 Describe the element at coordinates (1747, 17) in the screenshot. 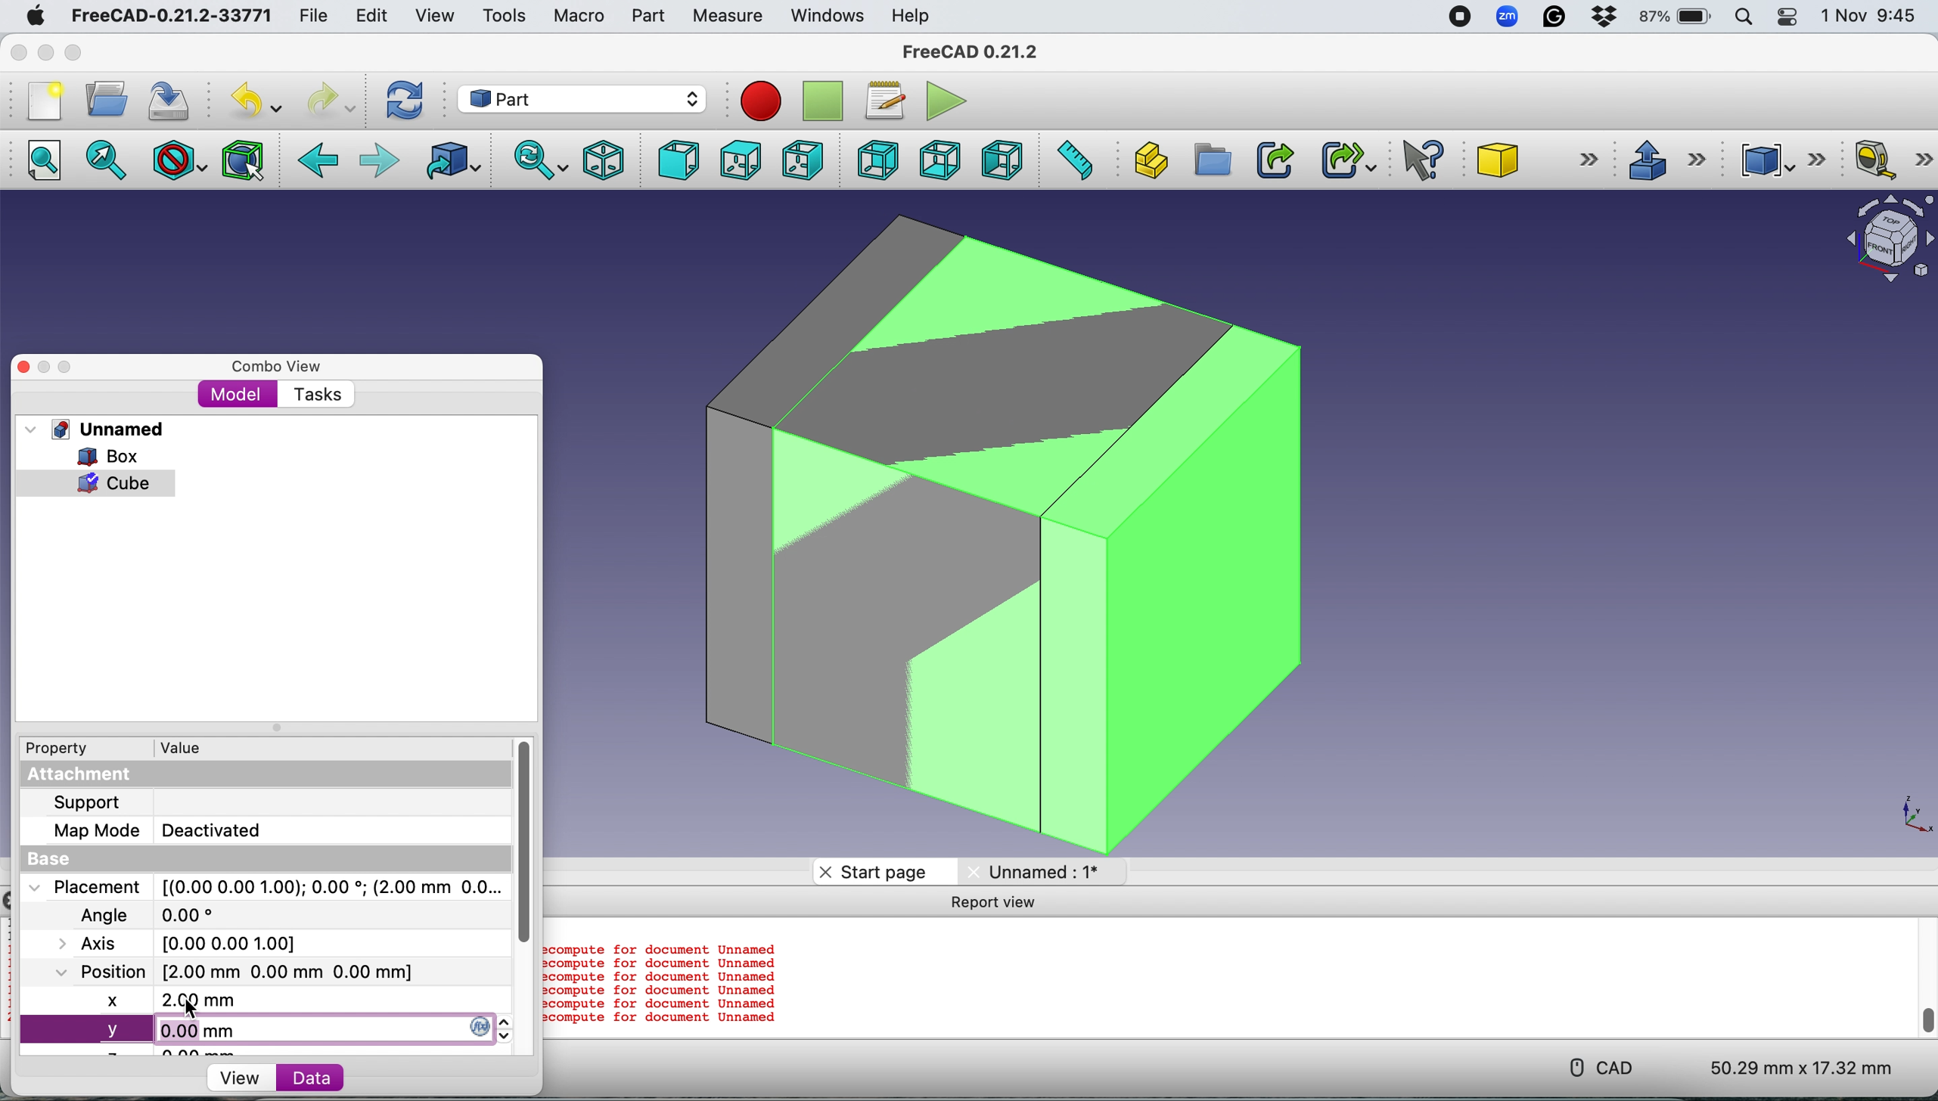

I see `Spotlight search` at that location.